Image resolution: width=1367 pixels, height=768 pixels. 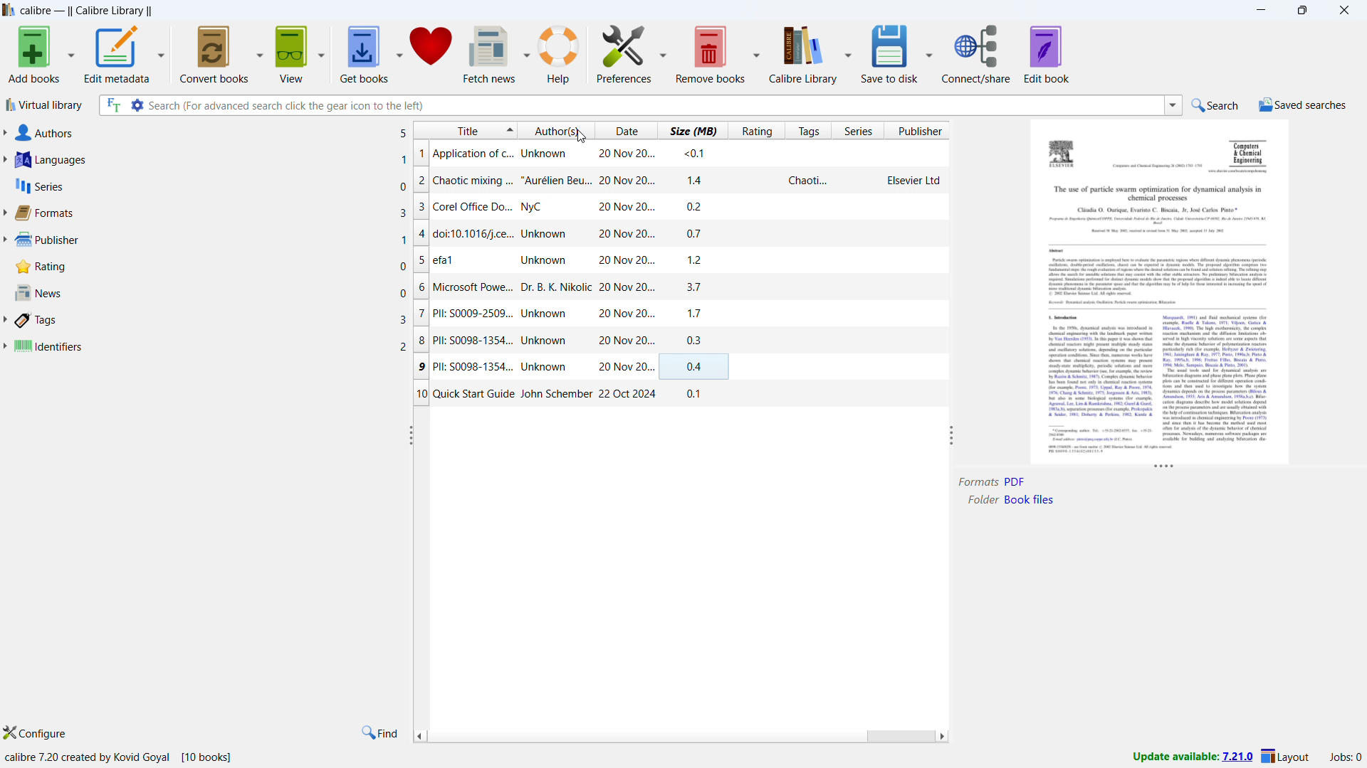 What do you see at coordinates (694, 395) in the screenshot?
I see `0.1` at bounding box center [694, 395].